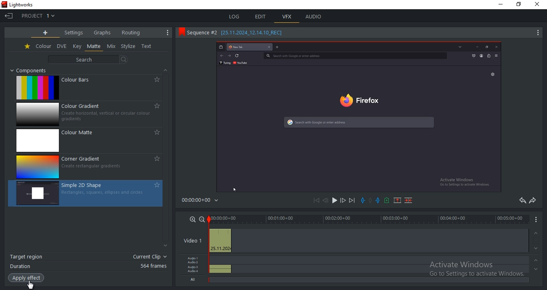  What do you see at coordinates (519, 5) in the screenshot?
I see `maximize` at bounding box center [519, 5].